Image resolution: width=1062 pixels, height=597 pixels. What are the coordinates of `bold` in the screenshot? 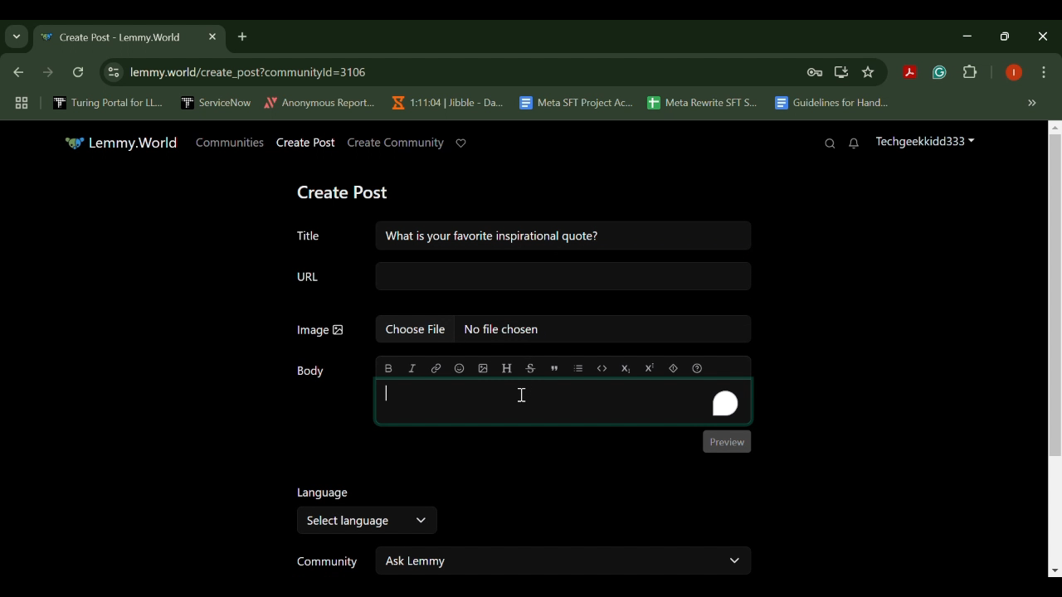 It's located at (389, 368).